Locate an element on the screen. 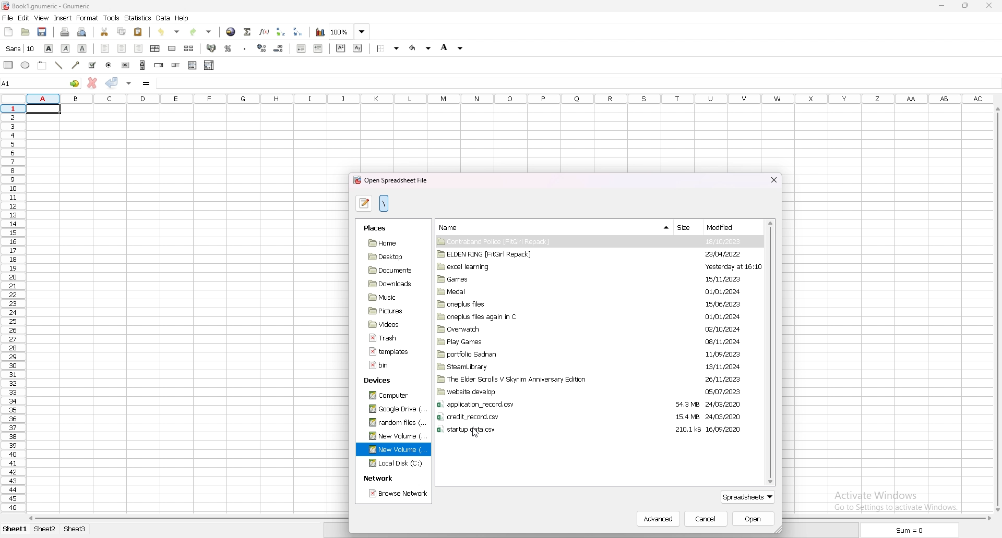  data is located at coordinates (164, 18).